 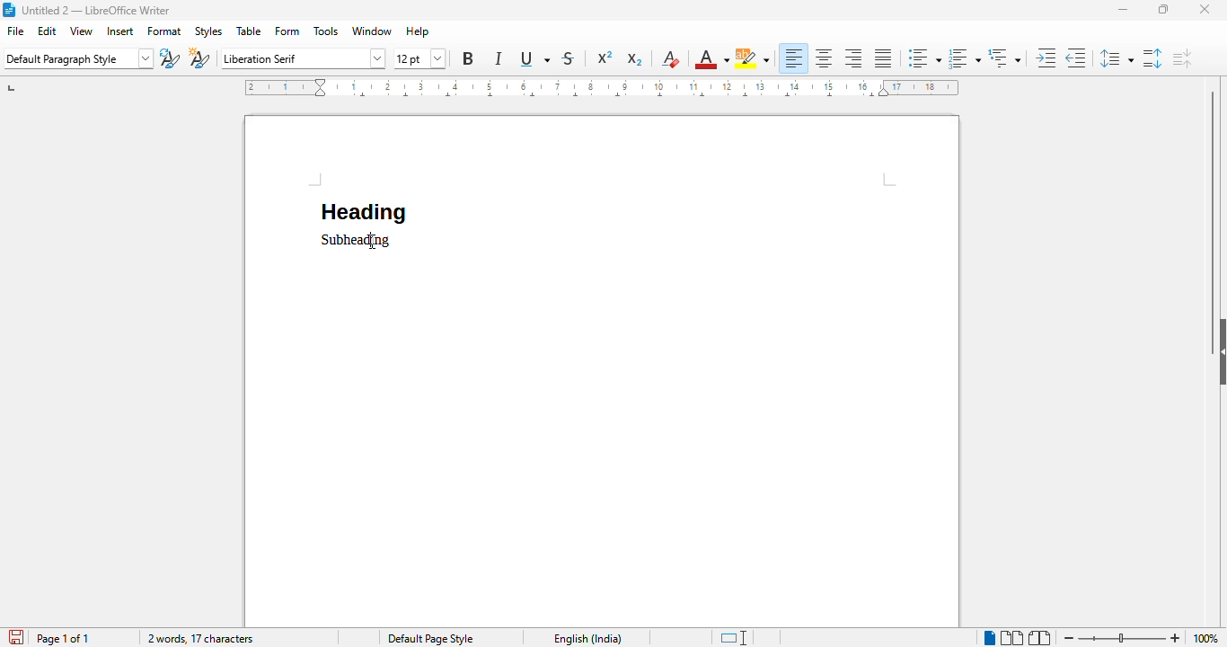 What do you see at coordinates (199, 58) in the screenshot?
I see `new style from selection` at bounding box center [199, 58].